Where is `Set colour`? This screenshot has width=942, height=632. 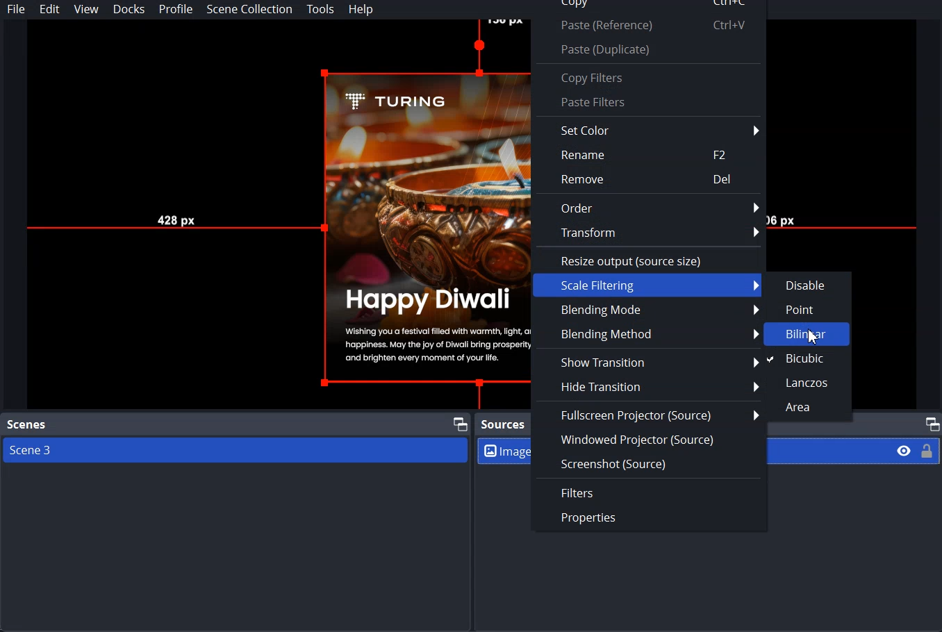
Set colour is located at coordinates (649, 129).